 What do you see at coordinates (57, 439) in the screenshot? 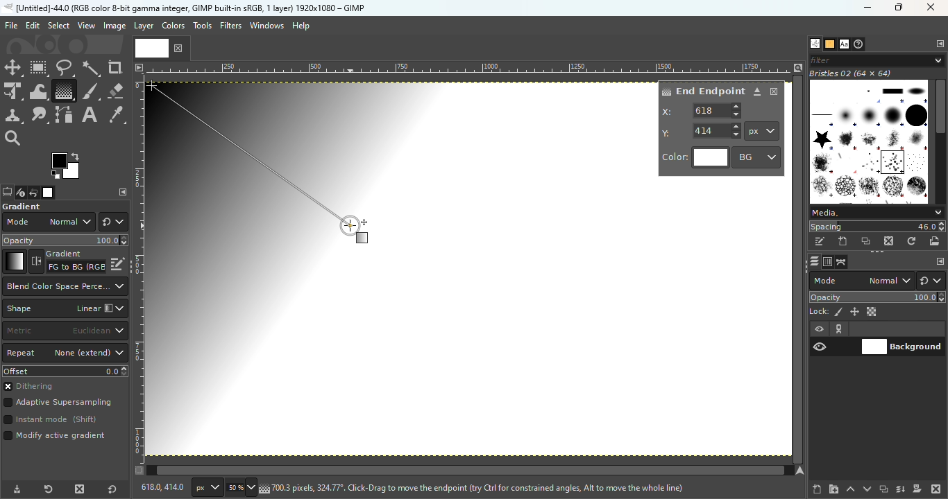
I see `Mode active gradient` at bounding box center [57, 439].